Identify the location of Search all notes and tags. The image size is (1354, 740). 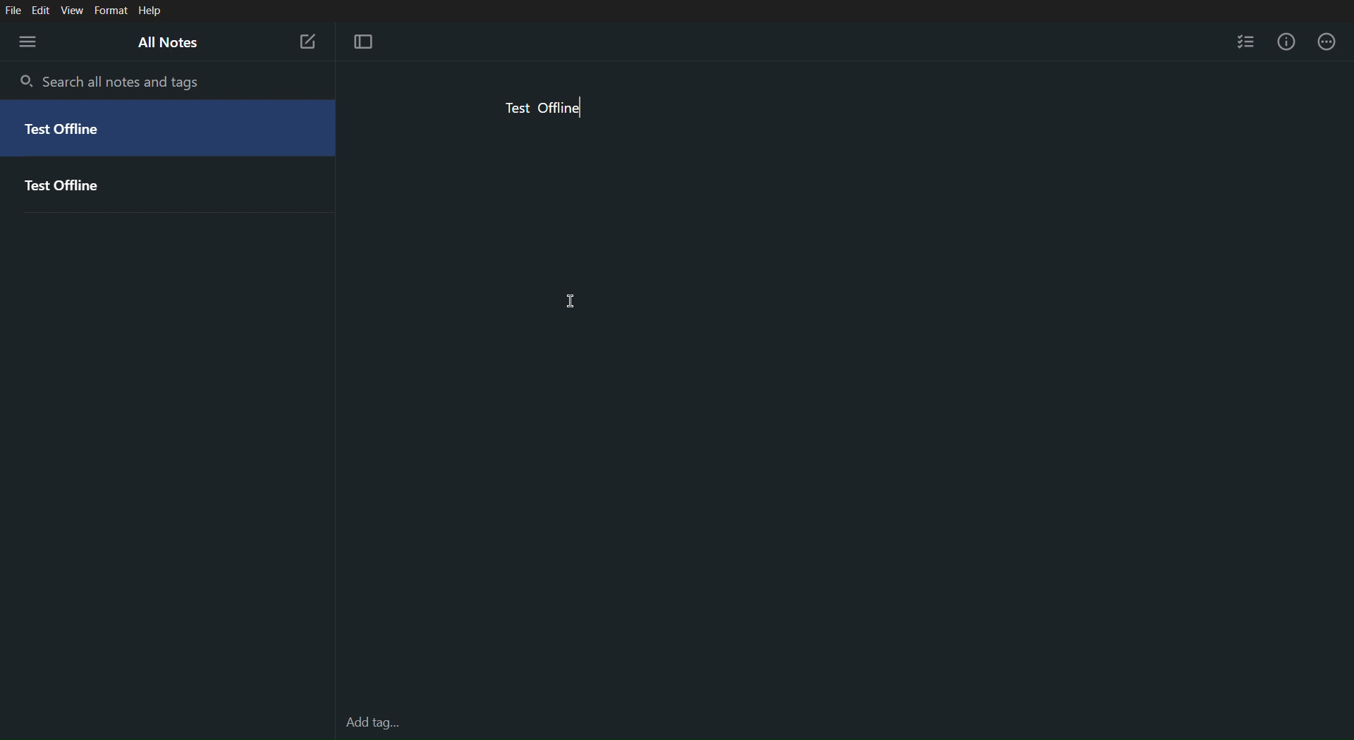
(111, 83).